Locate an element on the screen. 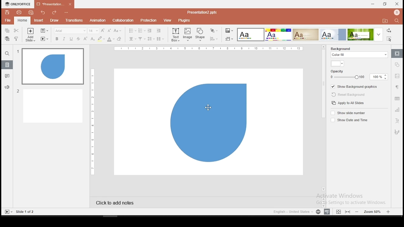 The image size is (404, 227). protection is located at coordinates (148, 20).